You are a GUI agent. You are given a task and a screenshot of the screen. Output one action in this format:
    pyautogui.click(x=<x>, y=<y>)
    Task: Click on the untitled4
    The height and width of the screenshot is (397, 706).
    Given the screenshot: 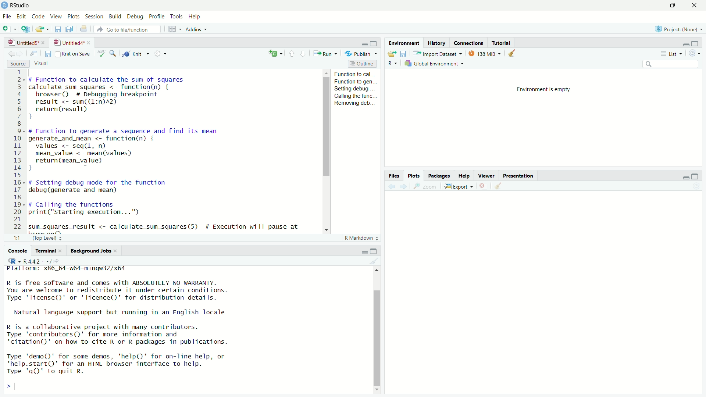 What is the action you would take?
    pyautogui.click(x=69, y=42)
    